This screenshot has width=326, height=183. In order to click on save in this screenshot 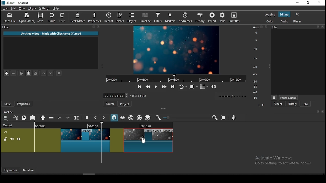, I will do `click(42, 18)`.